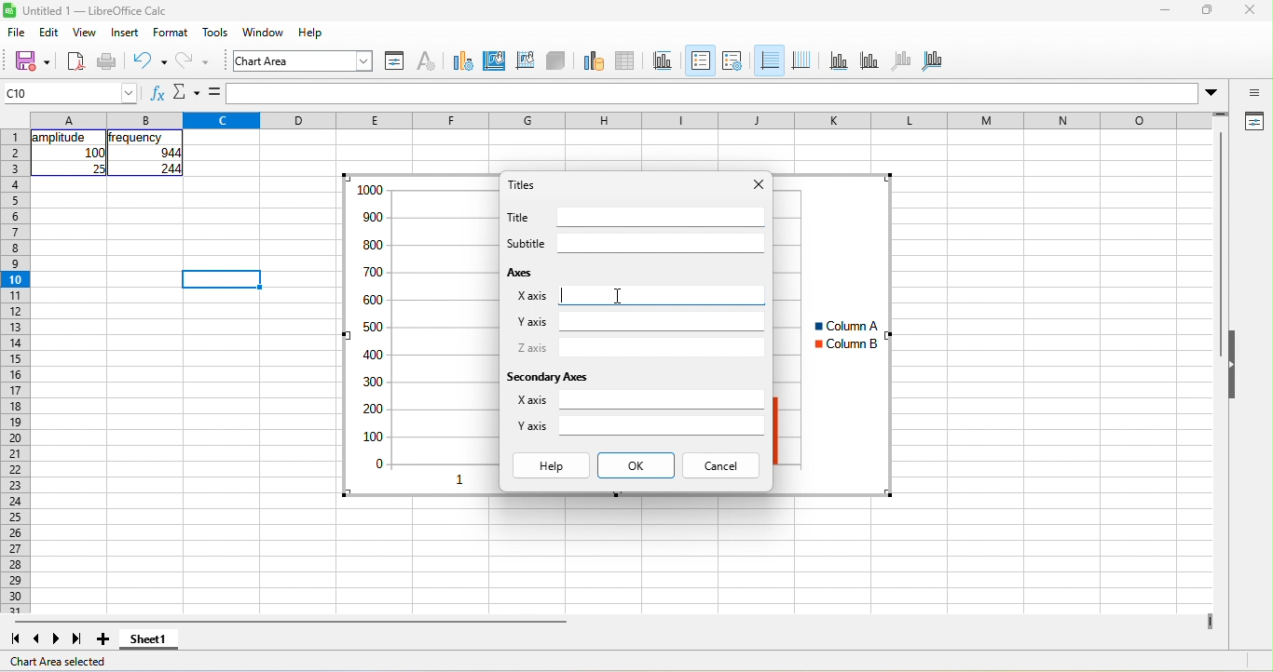 This screenshot has width=1273, height=672. What do you see at coordinates (525, 61) in the screenshot?
I see `chart wall` at bounding box center [525, 61].